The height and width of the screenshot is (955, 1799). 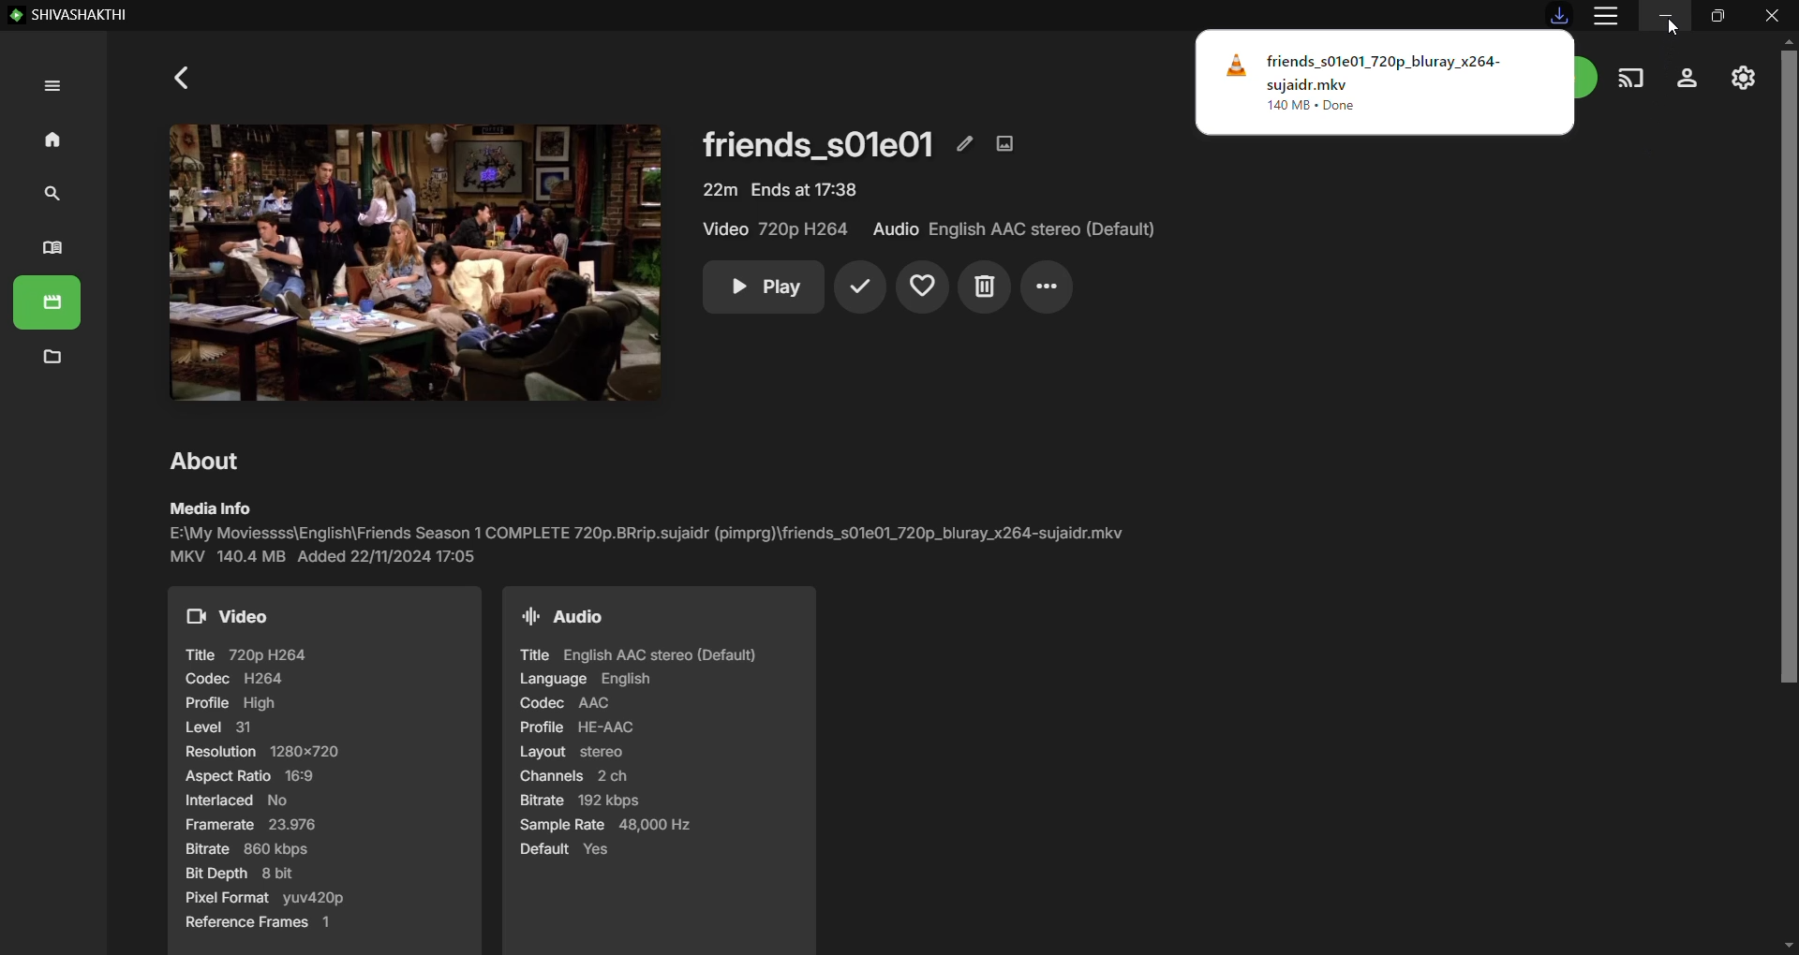 I want to click on Edit Metadata, so click(x=965, y=142).